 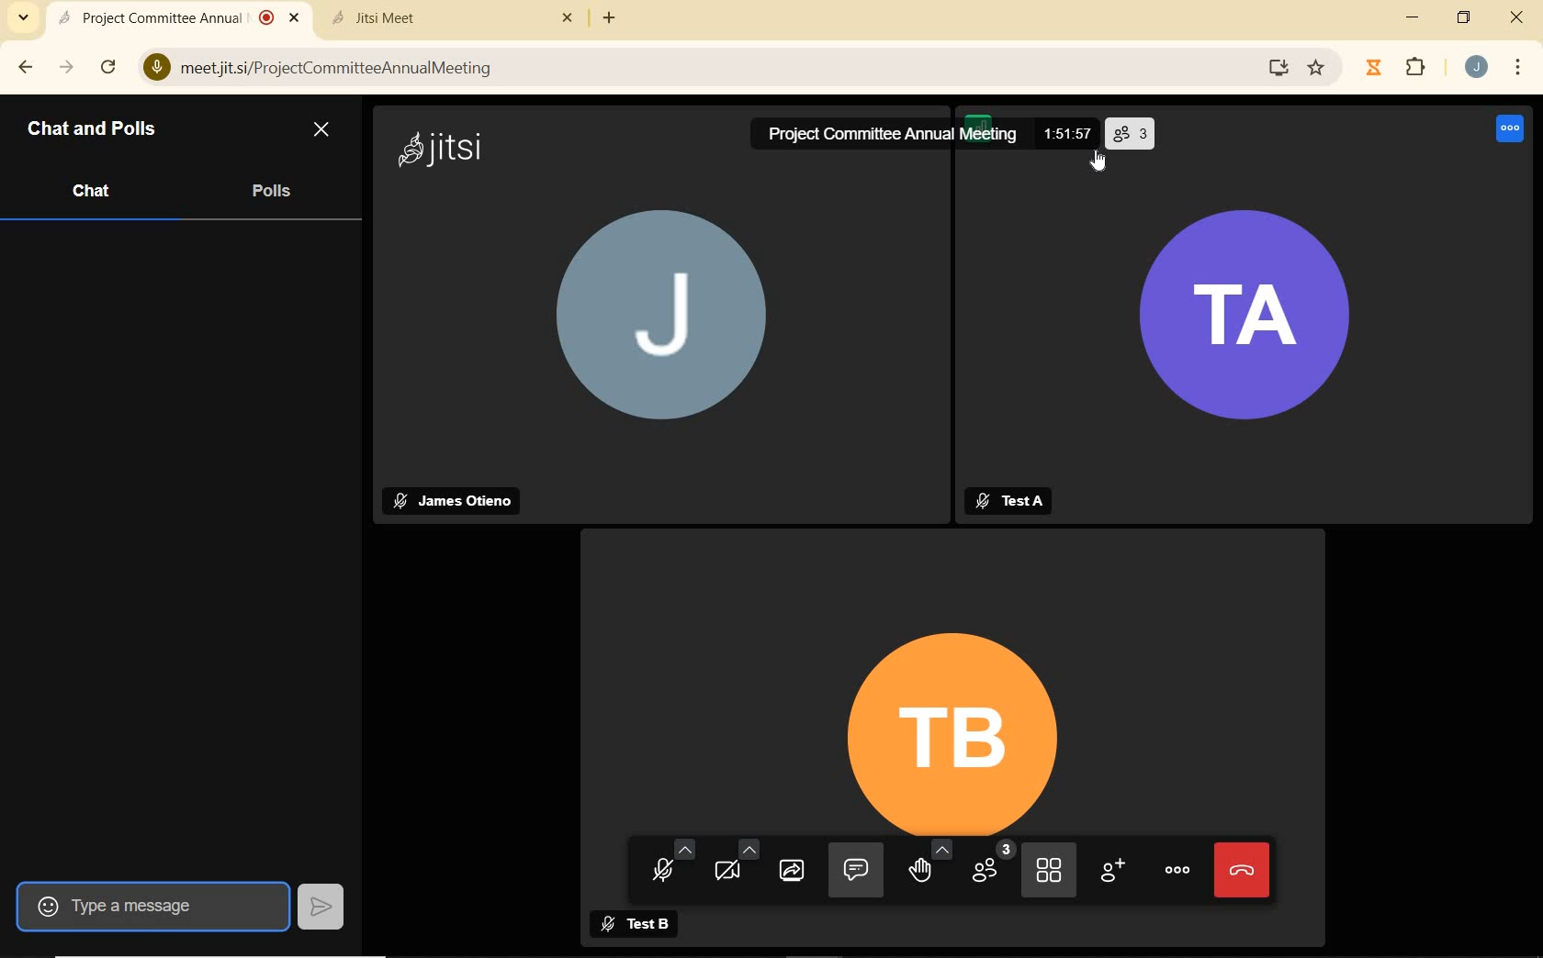 What do you see at coordinates (1372, 70) in the screenshot?
I see `Timer` at bounding box center [1372, 70].